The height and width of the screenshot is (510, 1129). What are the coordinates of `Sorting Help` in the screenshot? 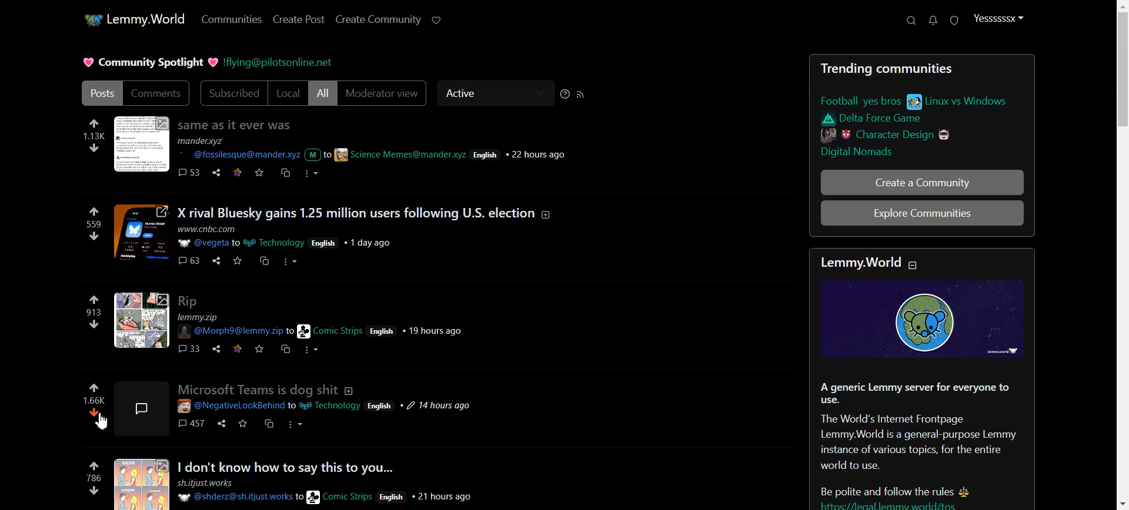 It's located at (566, 94).